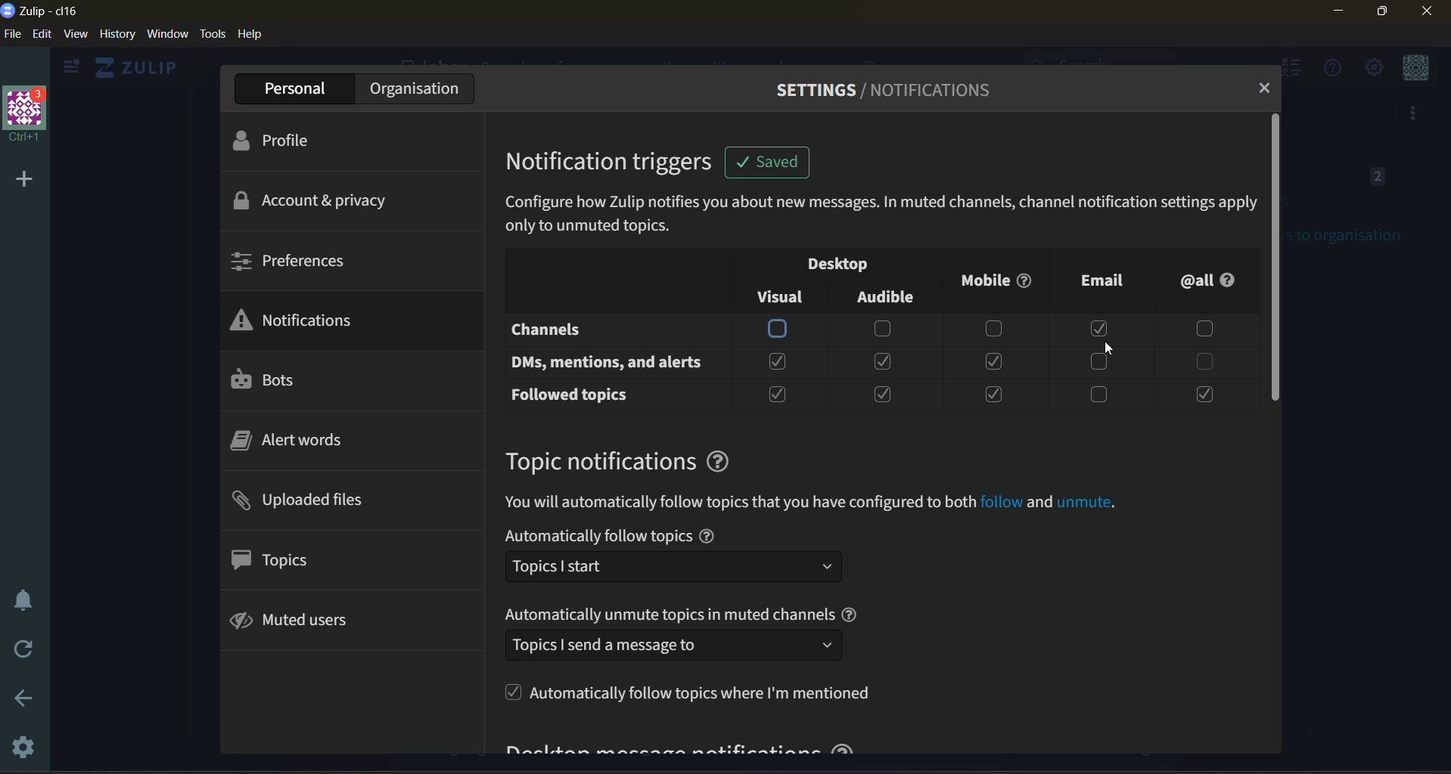 The image size is (1451, 774). Describe the element at coordinates (297, 441) in the screenshot. I see `alert words` at that location.